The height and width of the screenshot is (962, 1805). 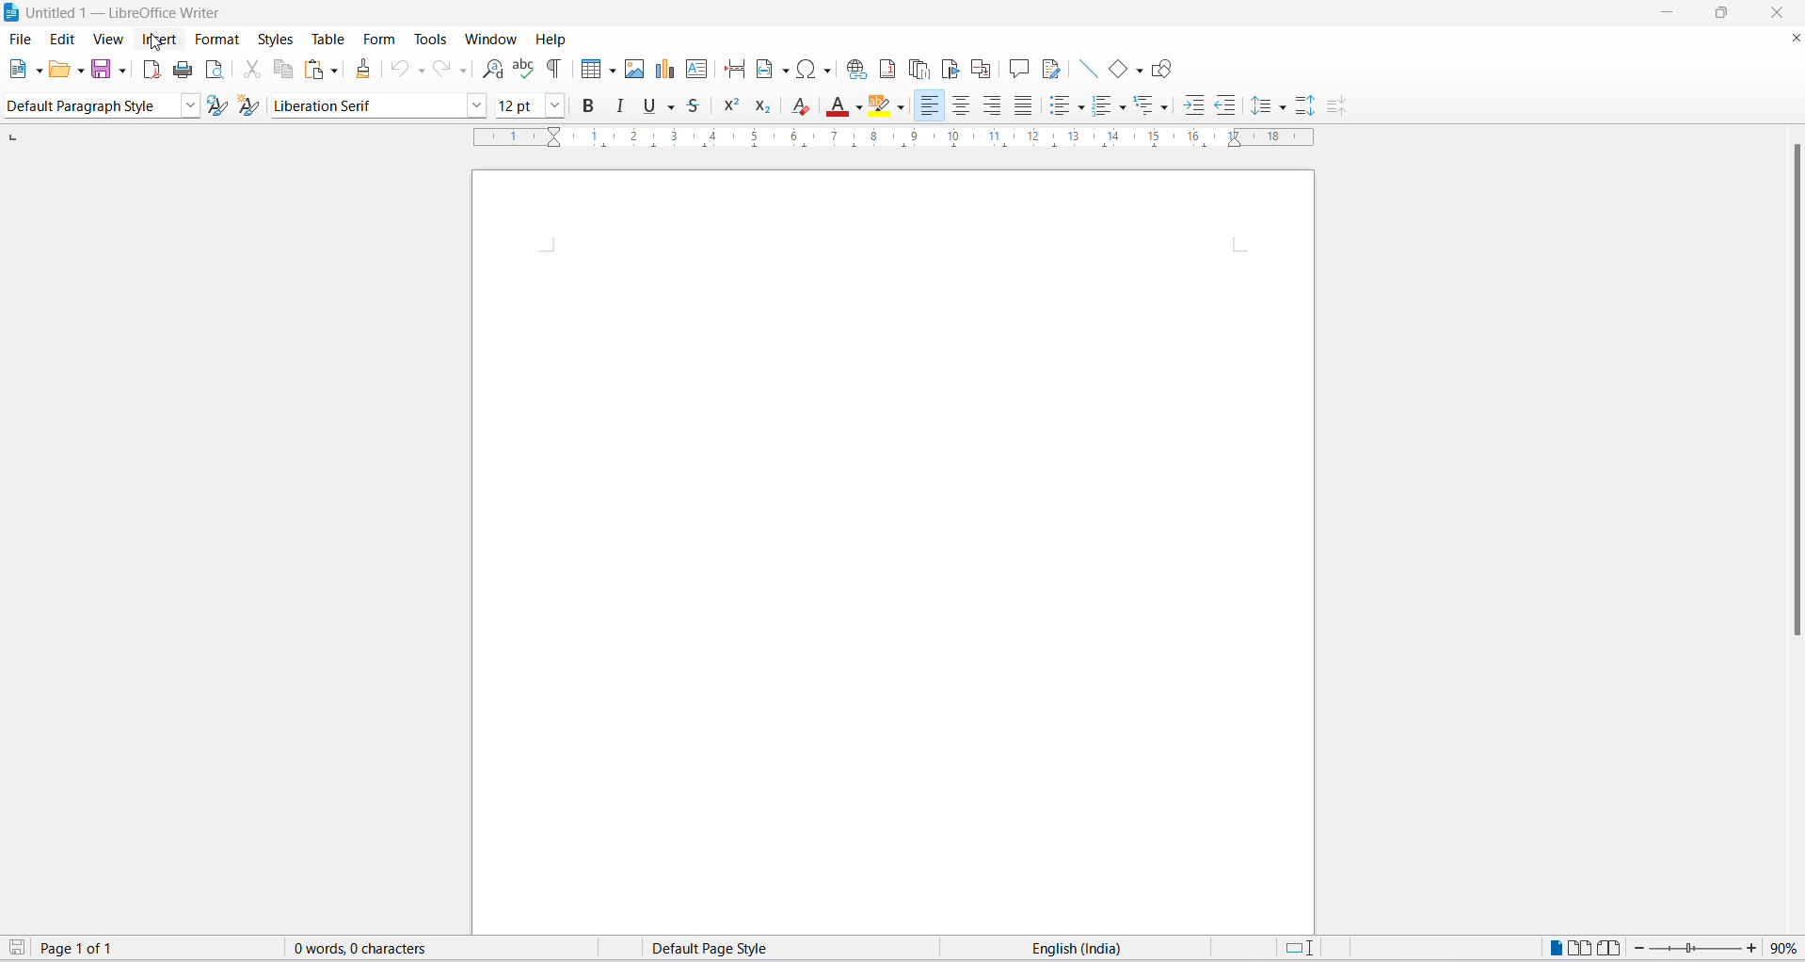 I want to click on styles, so click(x=273, y=37).